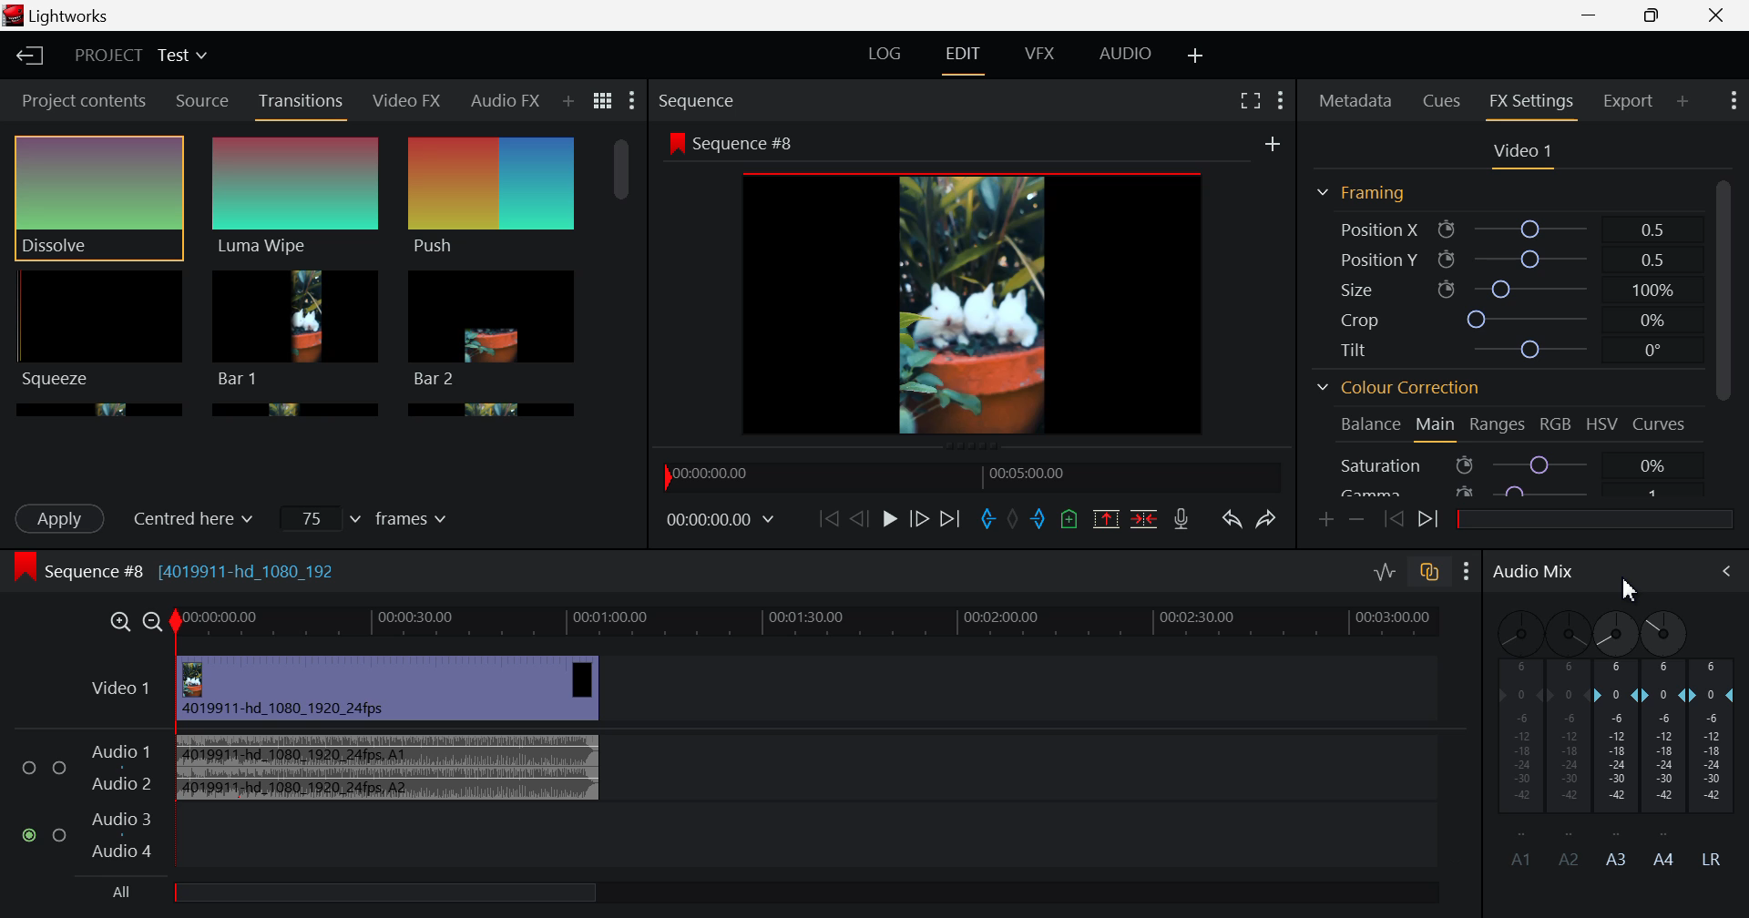 Image resolution: width=1749 pixels, height=918 pixels. I want to click on Scroll Bar, so click(1727, 336).